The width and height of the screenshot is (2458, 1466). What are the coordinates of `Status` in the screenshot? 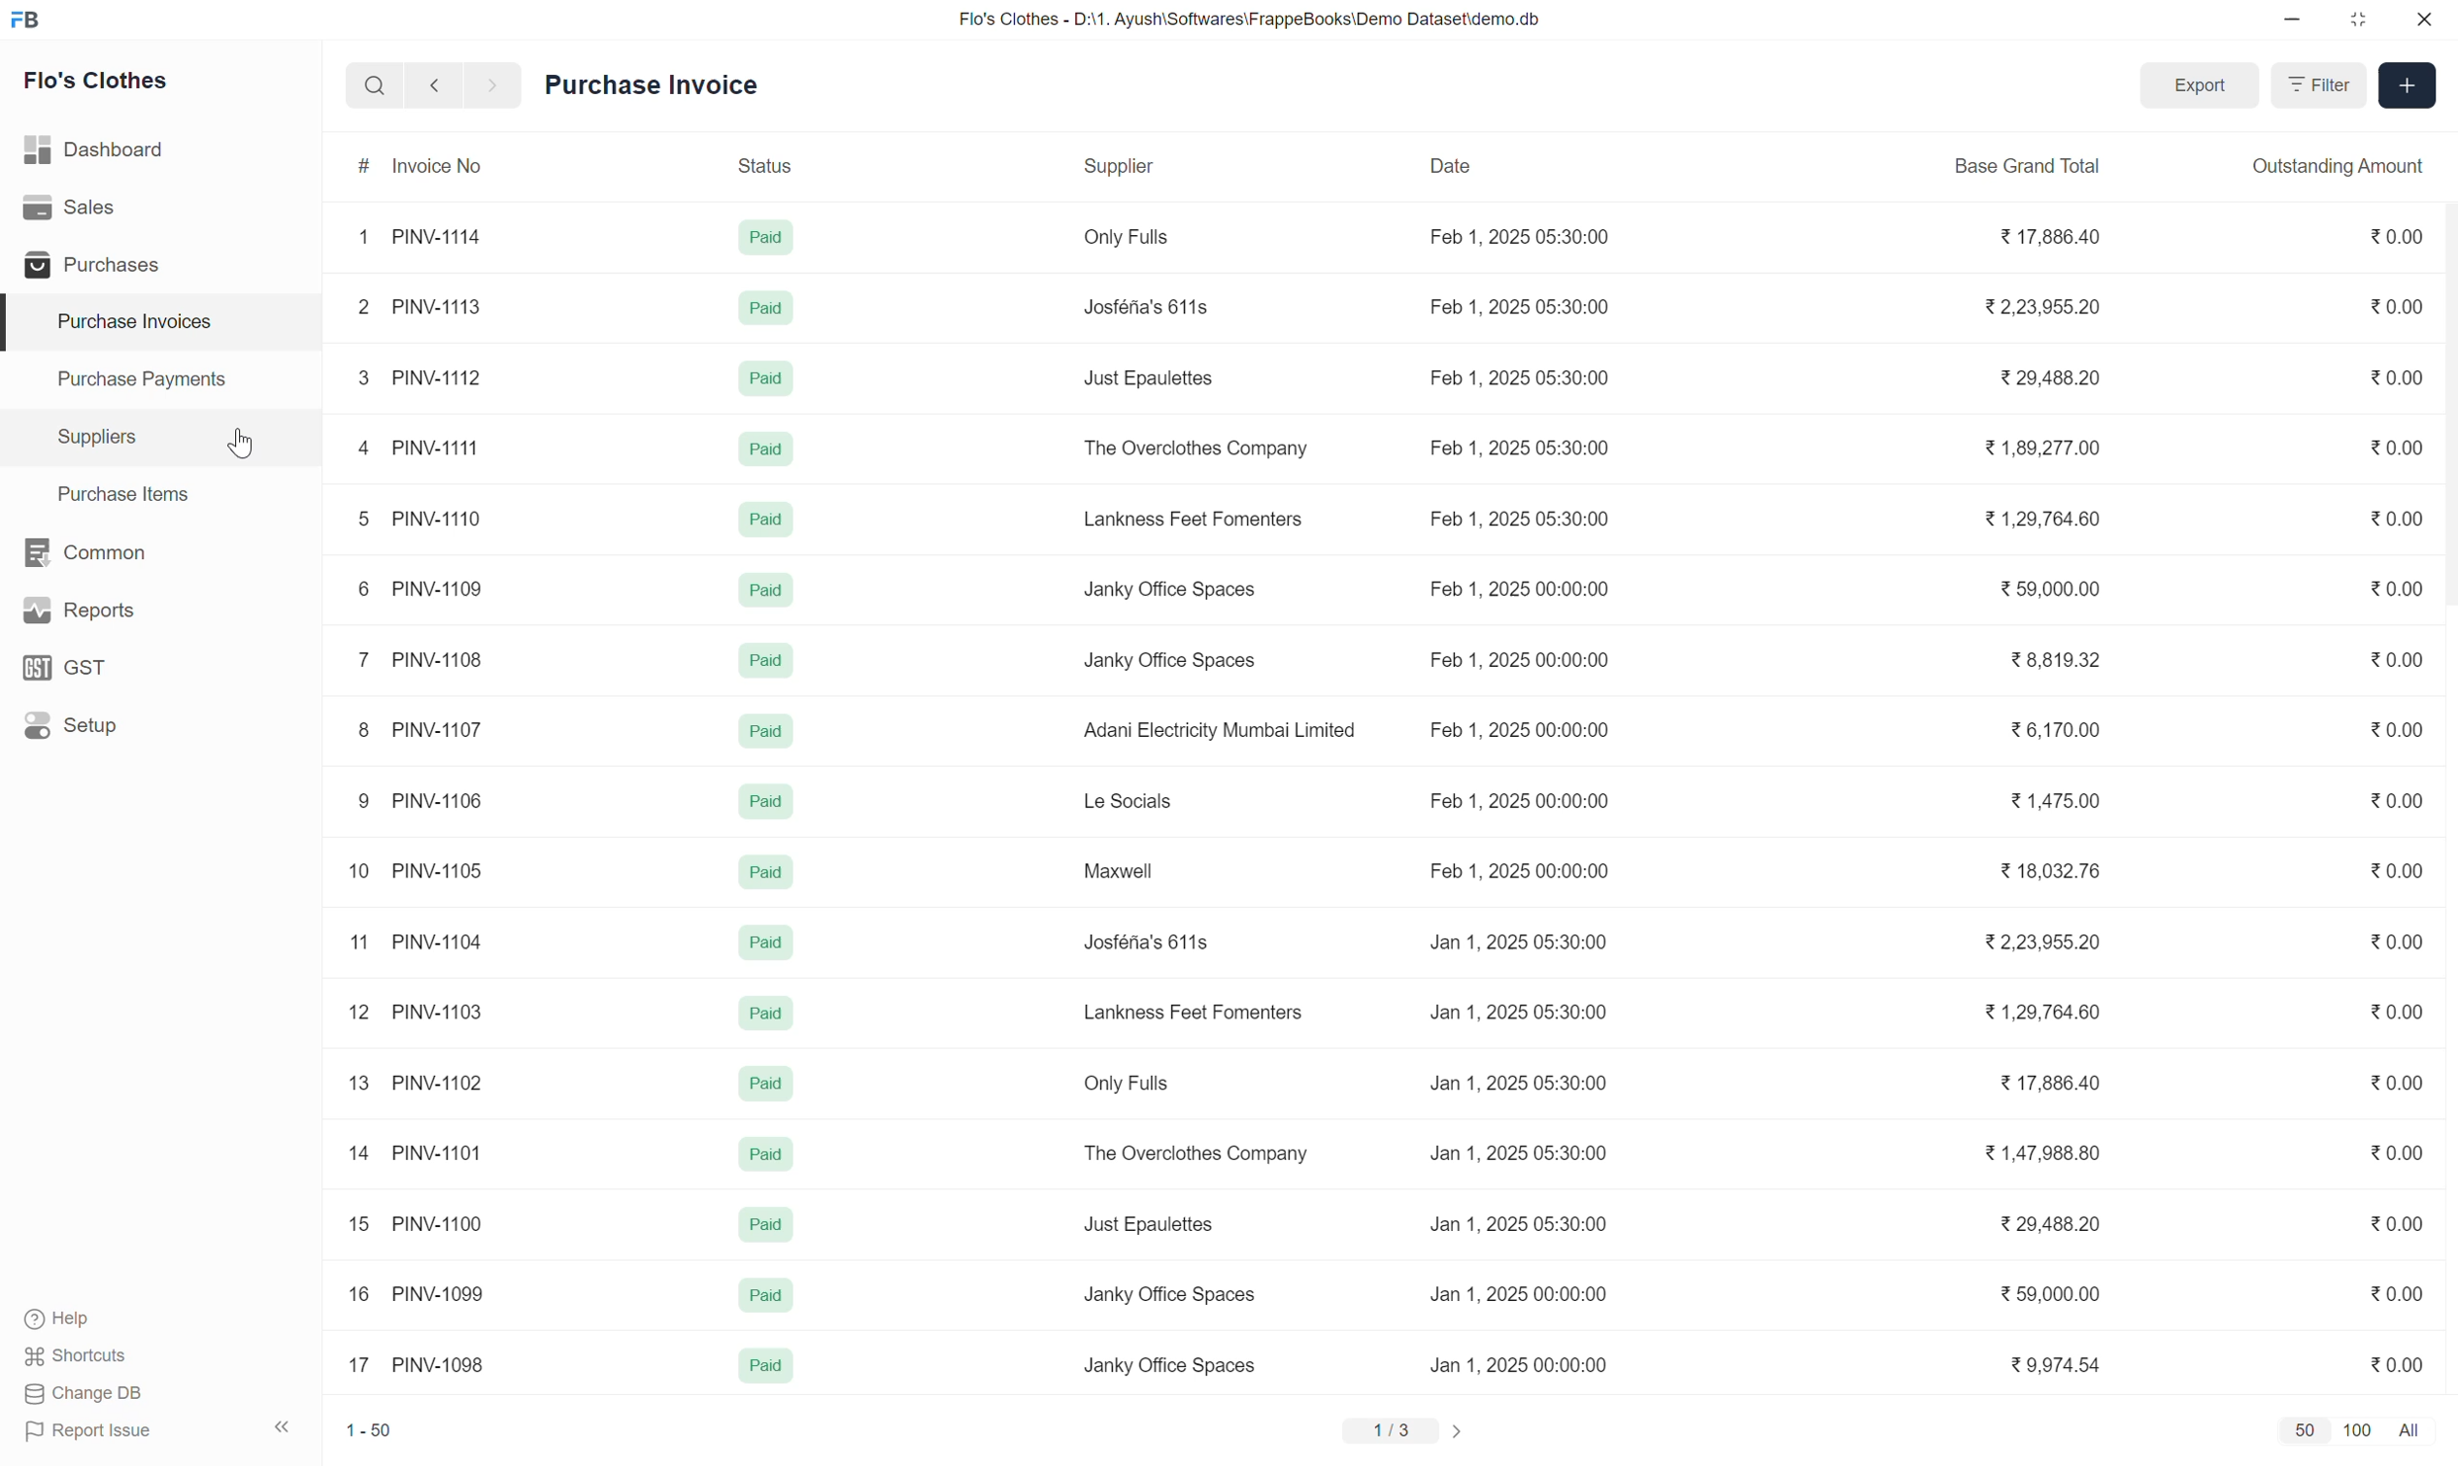 It's located at (759, 163).